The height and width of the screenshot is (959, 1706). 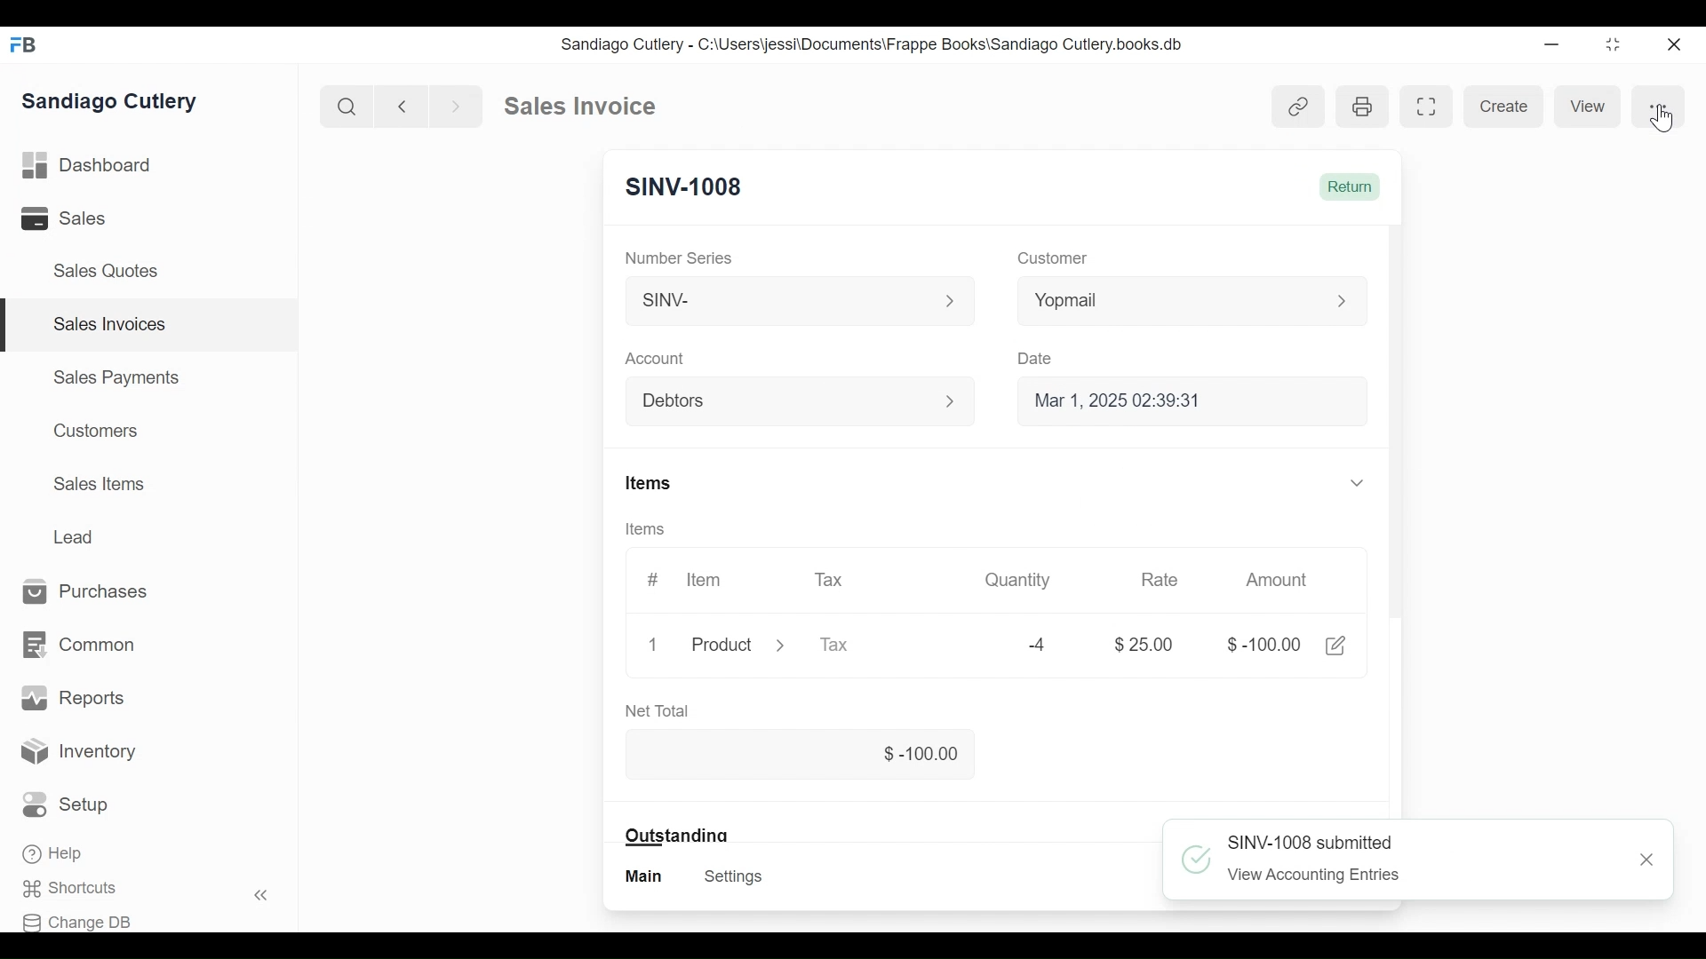 I want to click on Debtors, so click(x=789, y=400).